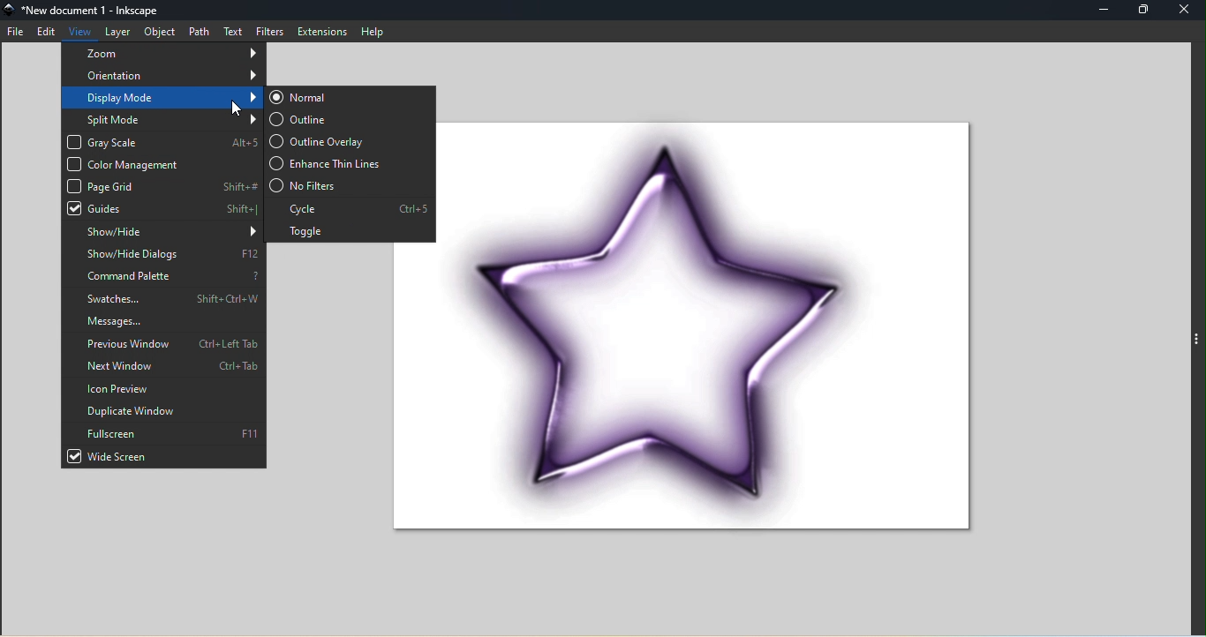  Describe the element at coordinates (117, 30) in the screenshot. I see `Layer` at that location.